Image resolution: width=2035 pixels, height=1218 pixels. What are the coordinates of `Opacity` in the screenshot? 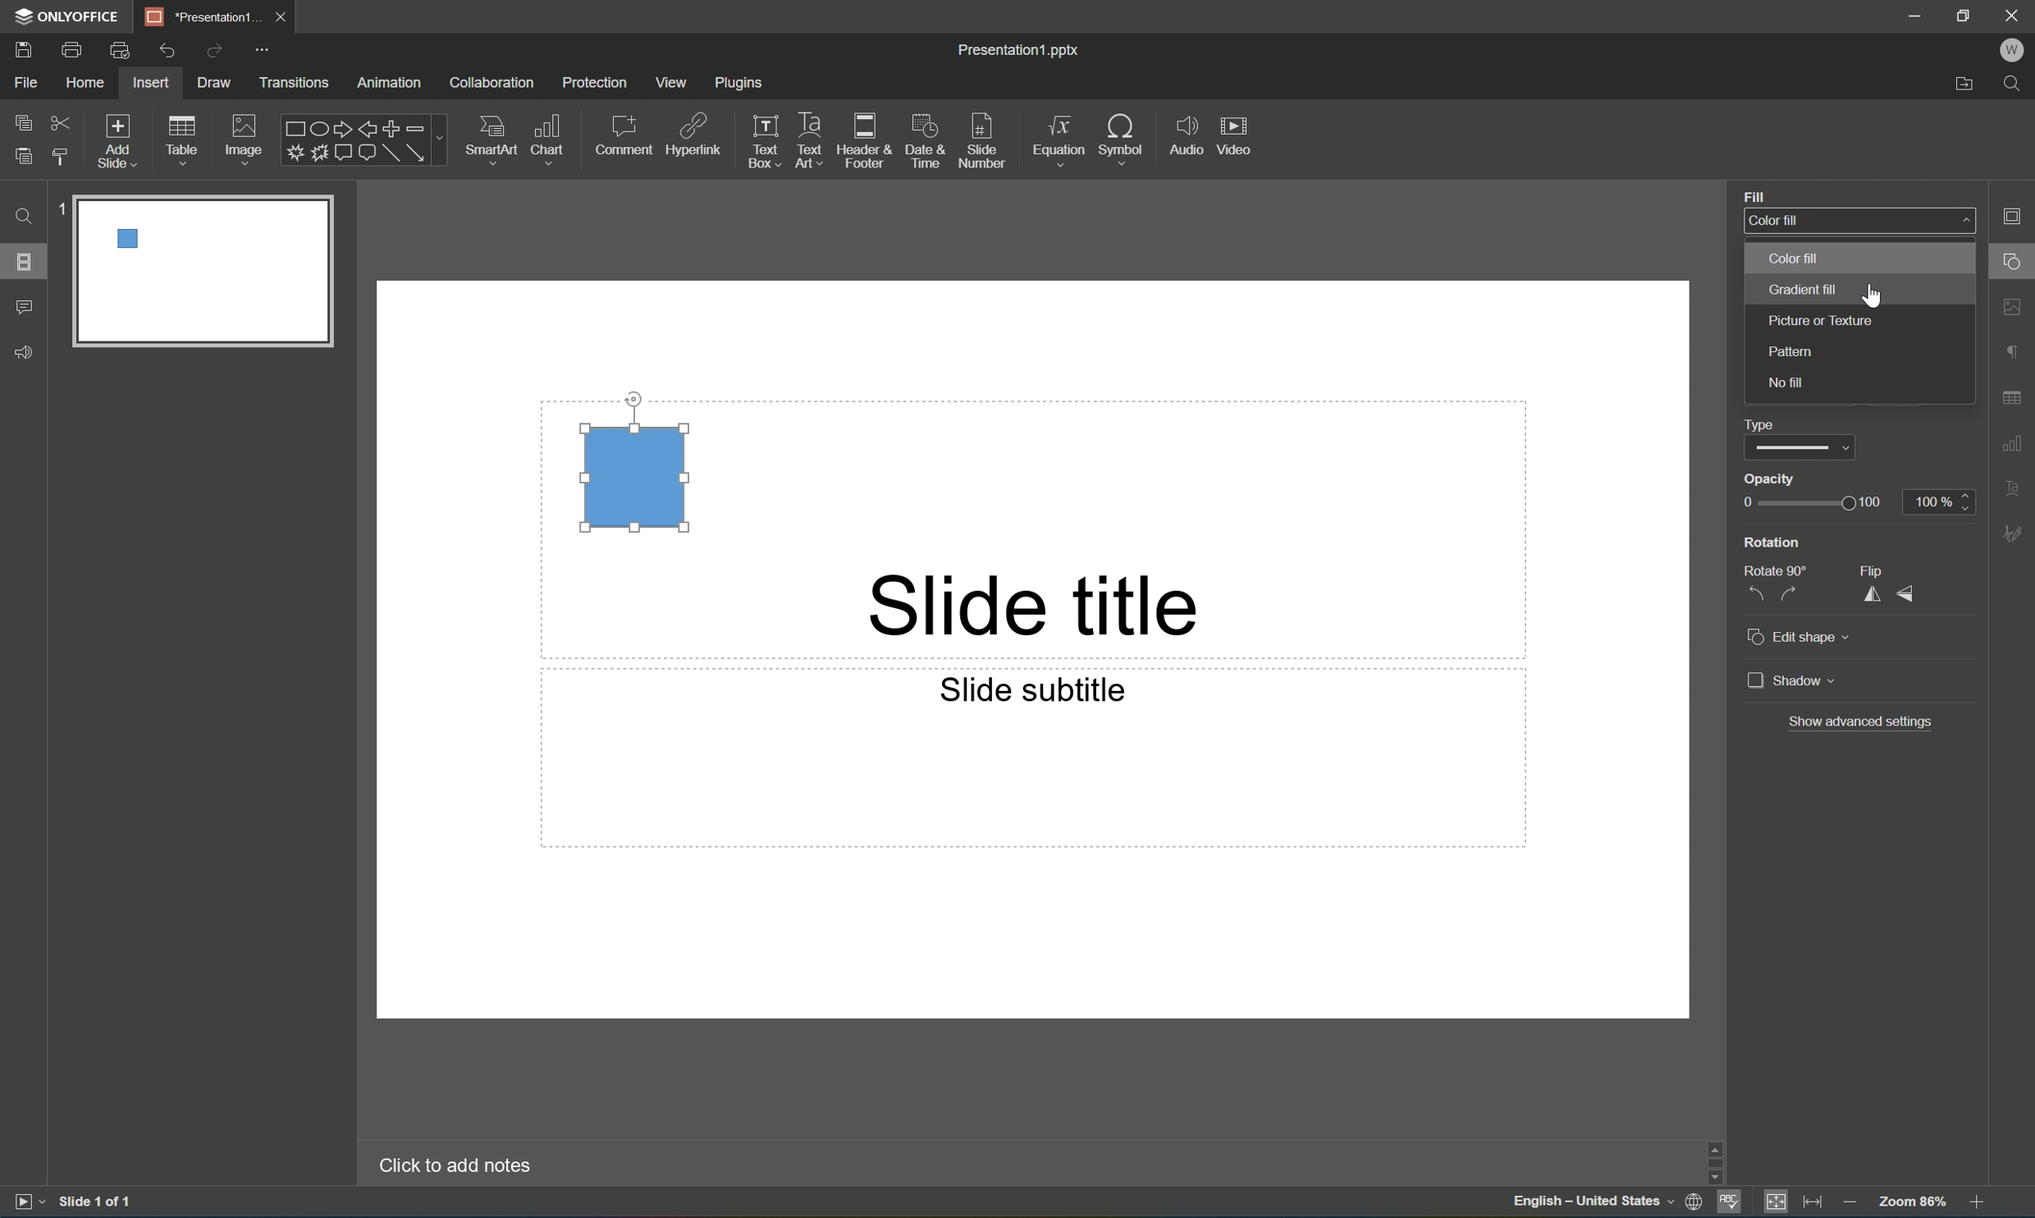 It's located at (1768, 478).